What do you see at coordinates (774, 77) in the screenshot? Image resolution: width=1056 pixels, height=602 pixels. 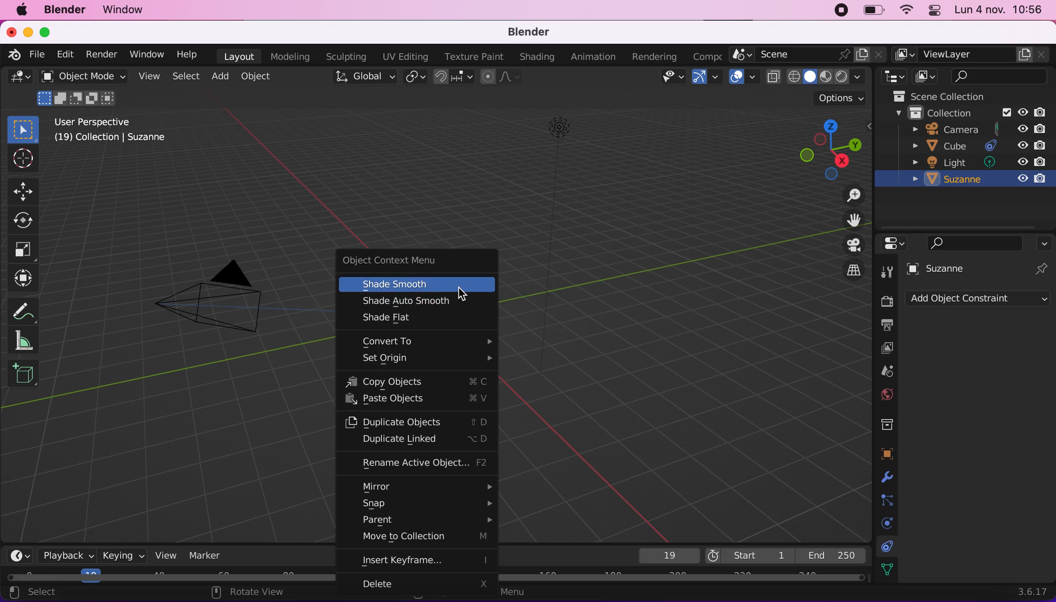 I see `toggle x ray` at bounding box center [774, 77].